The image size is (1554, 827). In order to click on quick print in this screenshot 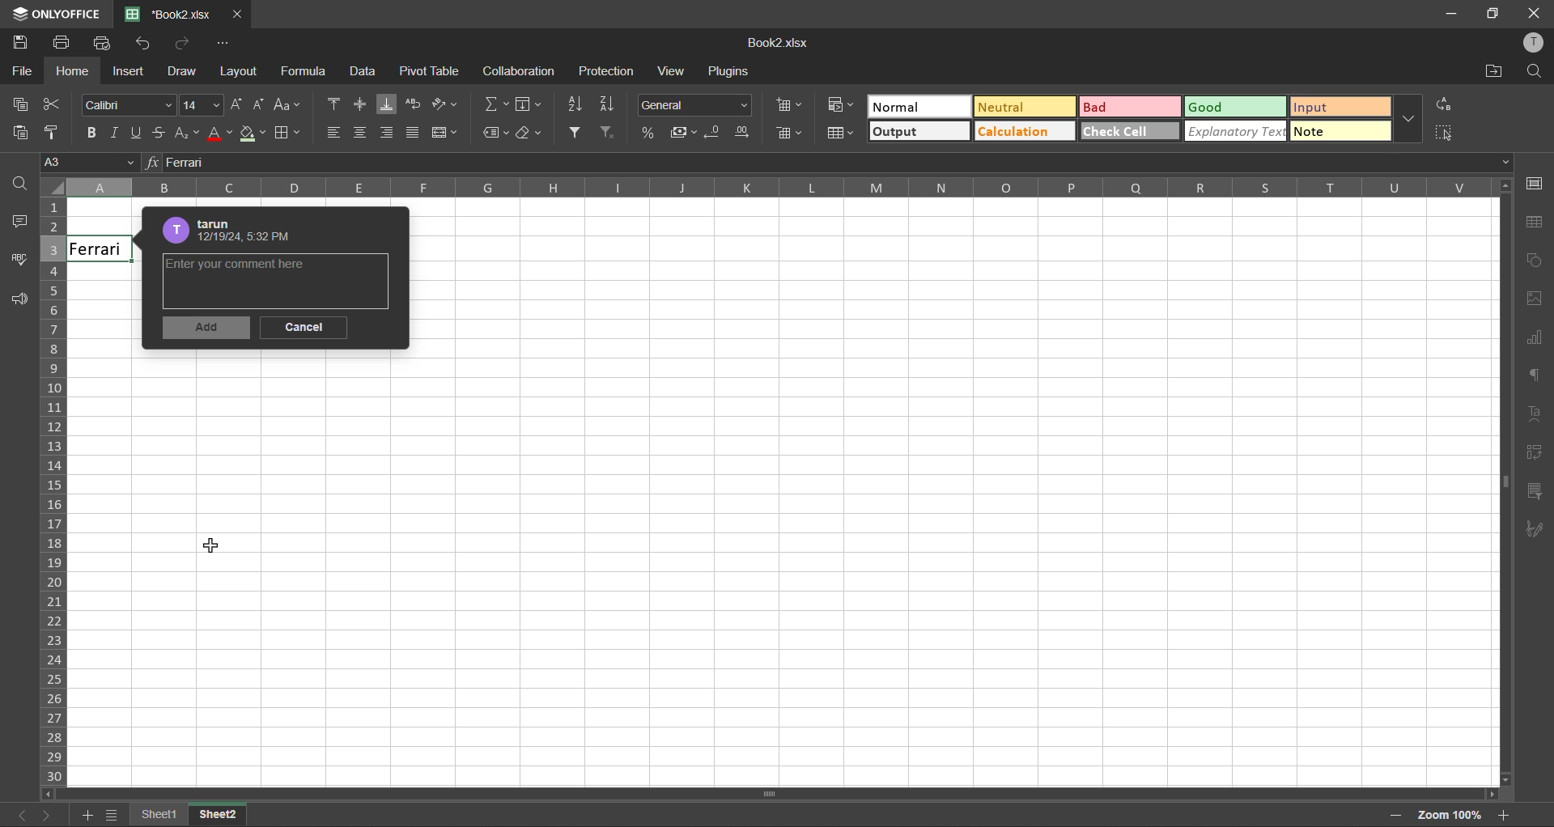, I will do `click(100, 43)`.